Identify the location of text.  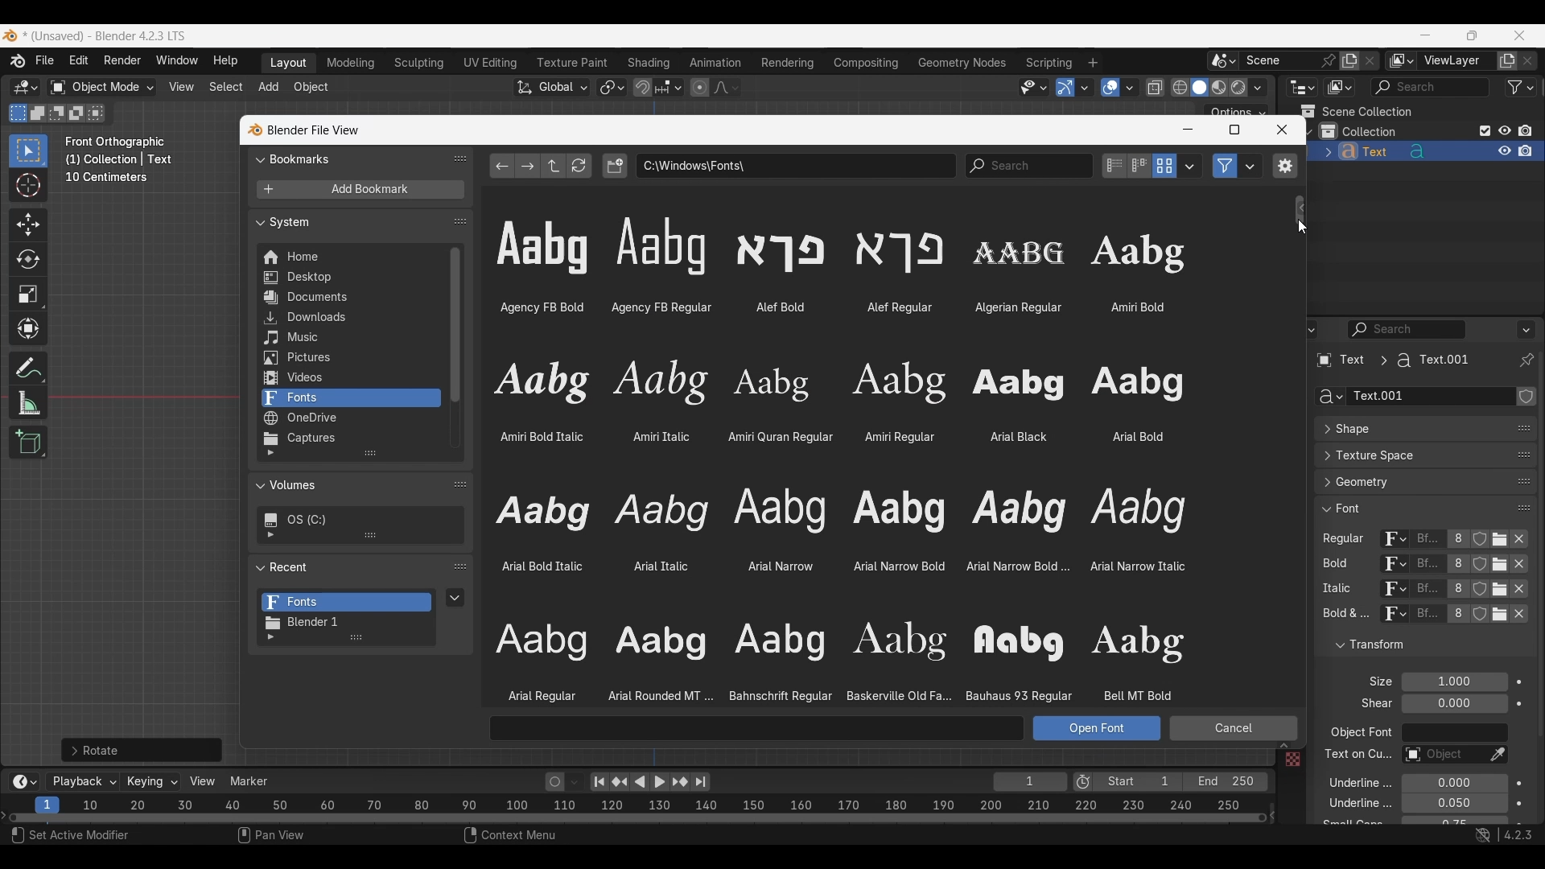
(1372, 704).